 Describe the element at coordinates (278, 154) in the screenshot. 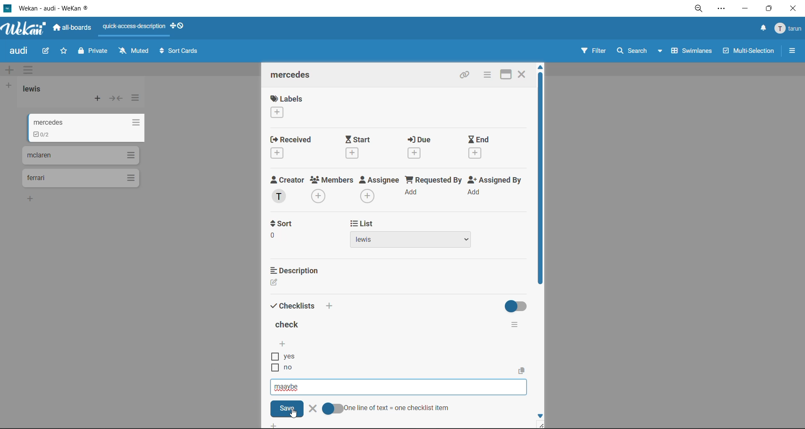

I see `Add Recieved` at that location.